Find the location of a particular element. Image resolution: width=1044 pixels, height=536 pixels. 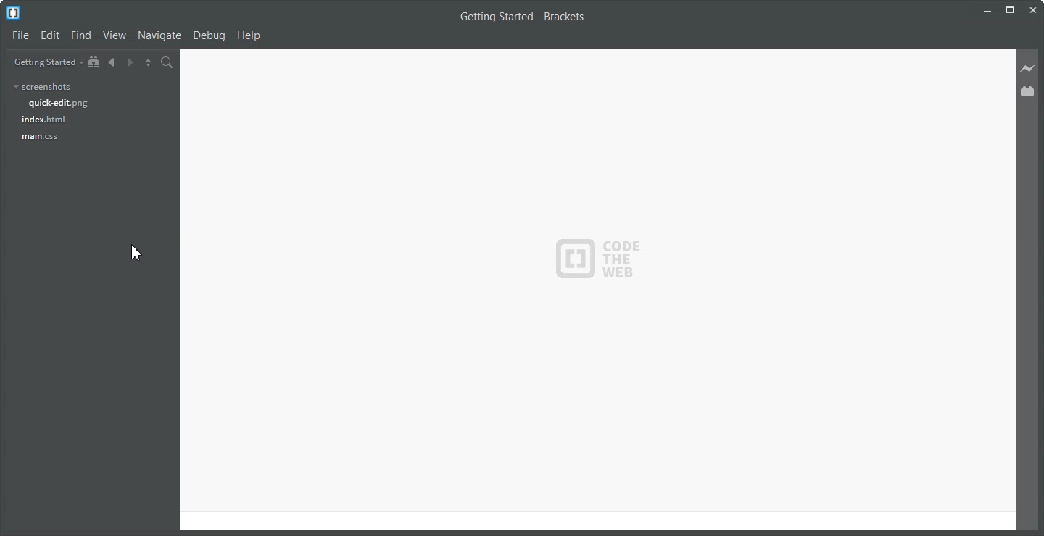

Navigate Backward is located at coordinates (112, 62).